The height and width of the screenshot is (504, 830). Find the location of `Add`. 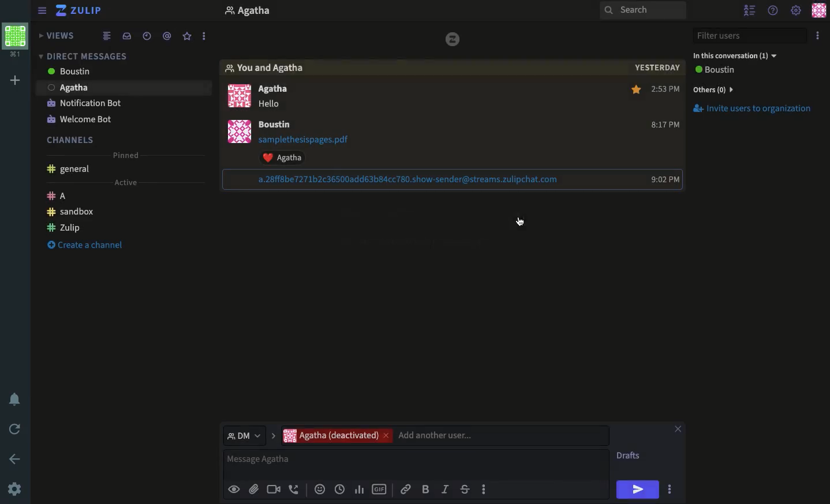

Add is located at coordinates (15, 82).